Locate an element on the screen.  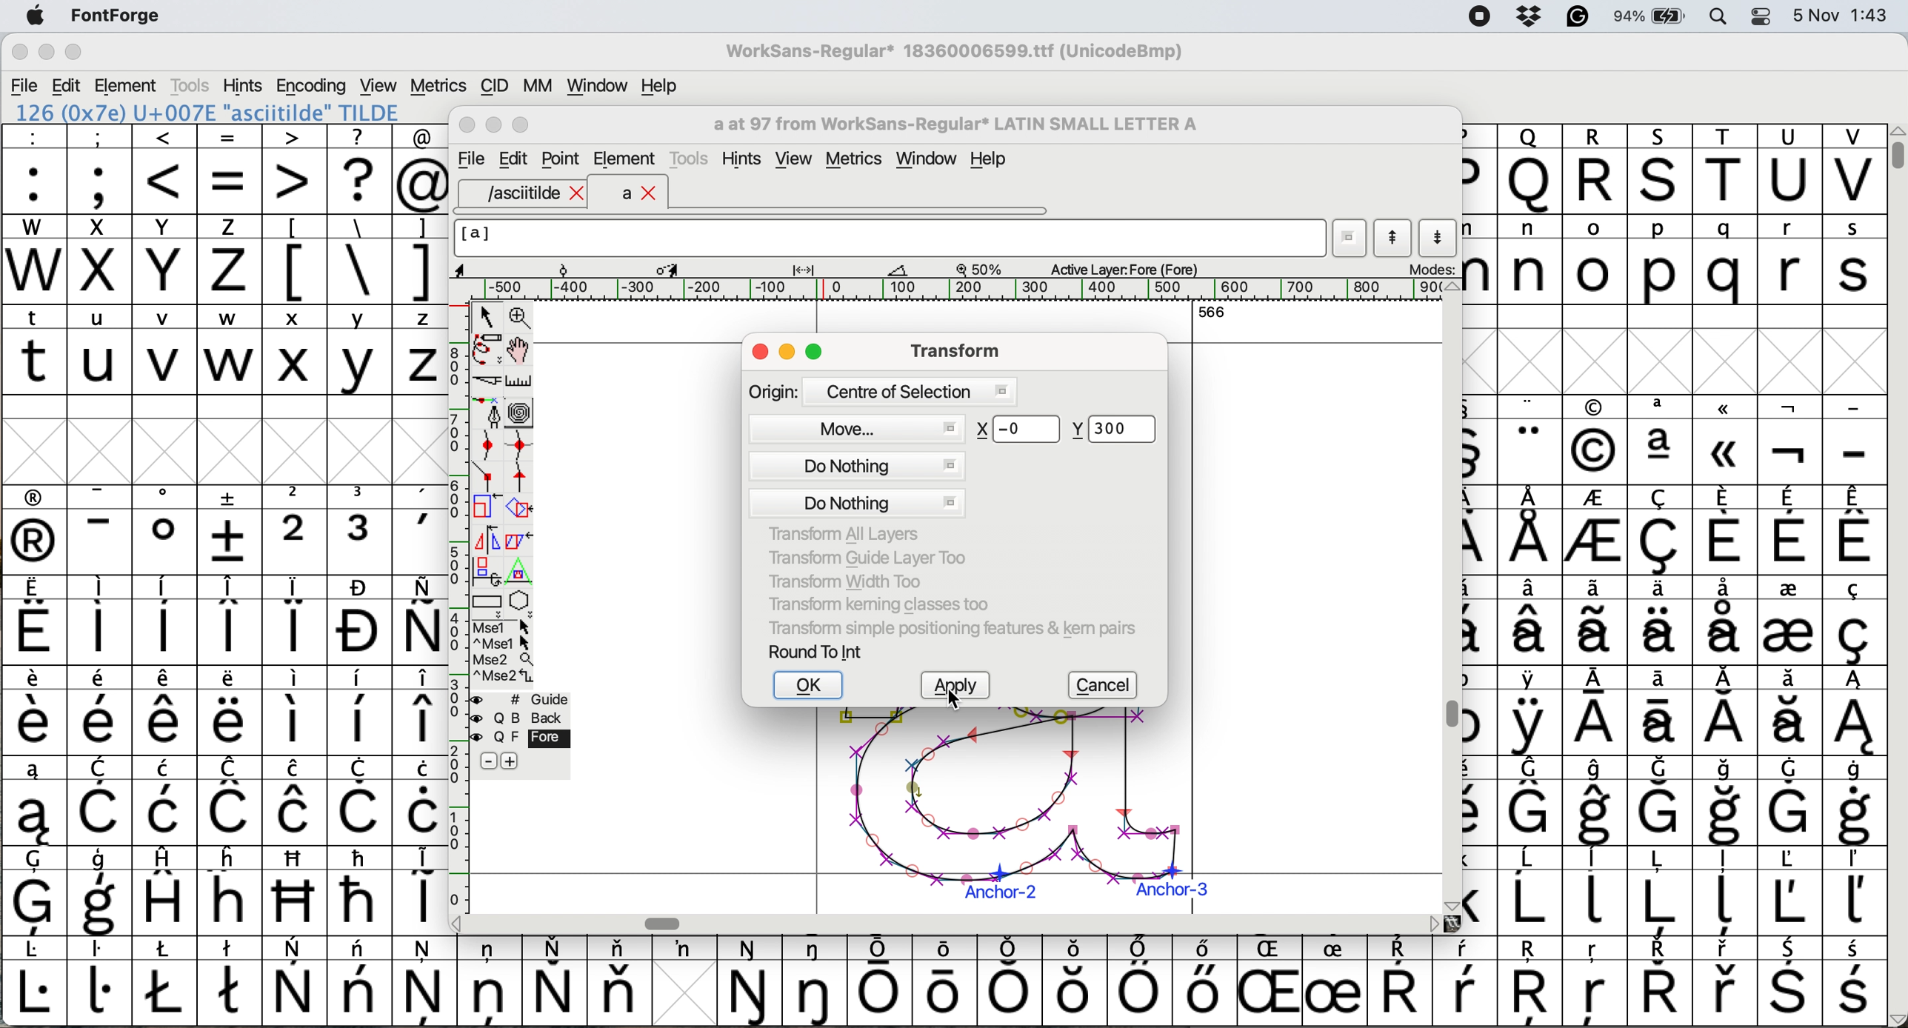
symbol is located at coordinates (1530, 711).